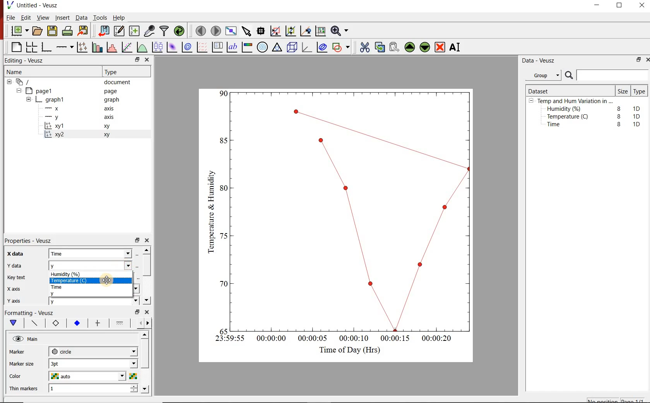 The width and height of the screenshot is (650, 403). I want to click on xy2, so click(57, 134).